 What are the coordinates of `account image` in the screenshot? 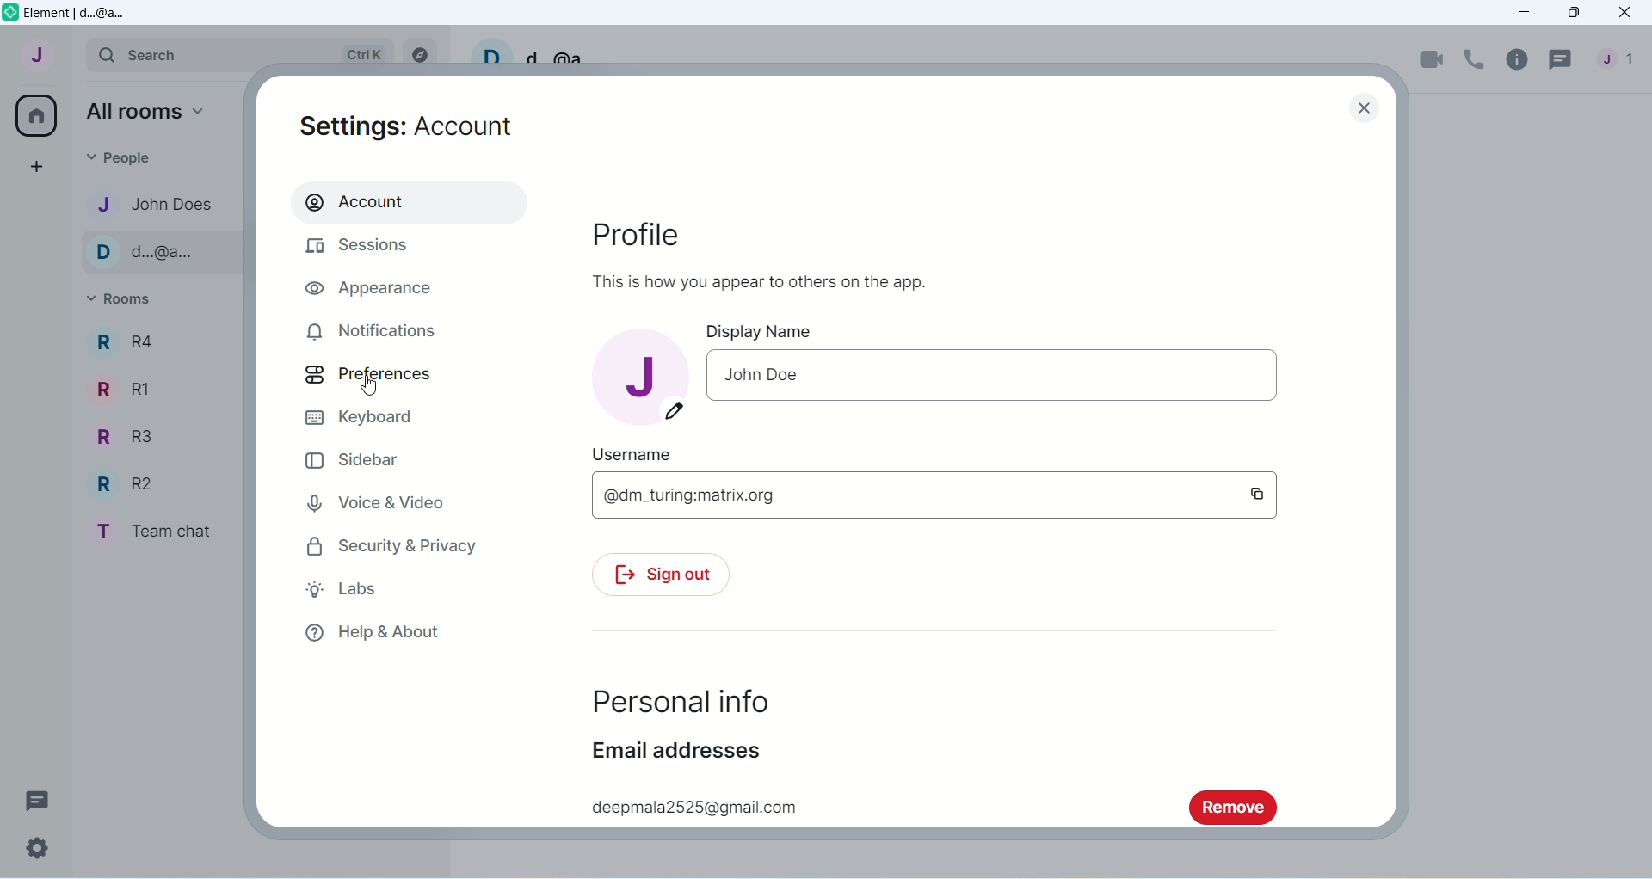 It's located at (642, 372).